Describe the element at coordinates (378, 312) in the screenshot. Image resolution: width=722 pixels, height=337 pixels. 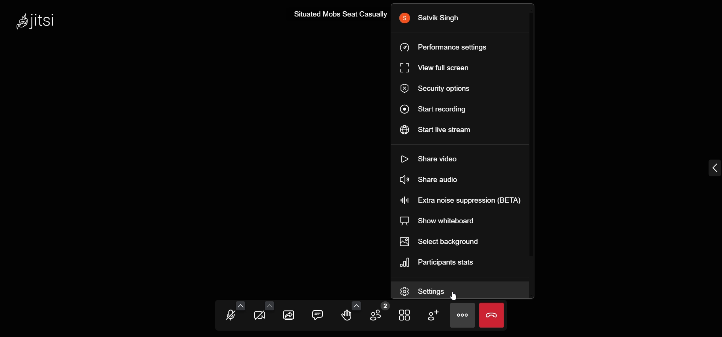
I see `participant` at that location.